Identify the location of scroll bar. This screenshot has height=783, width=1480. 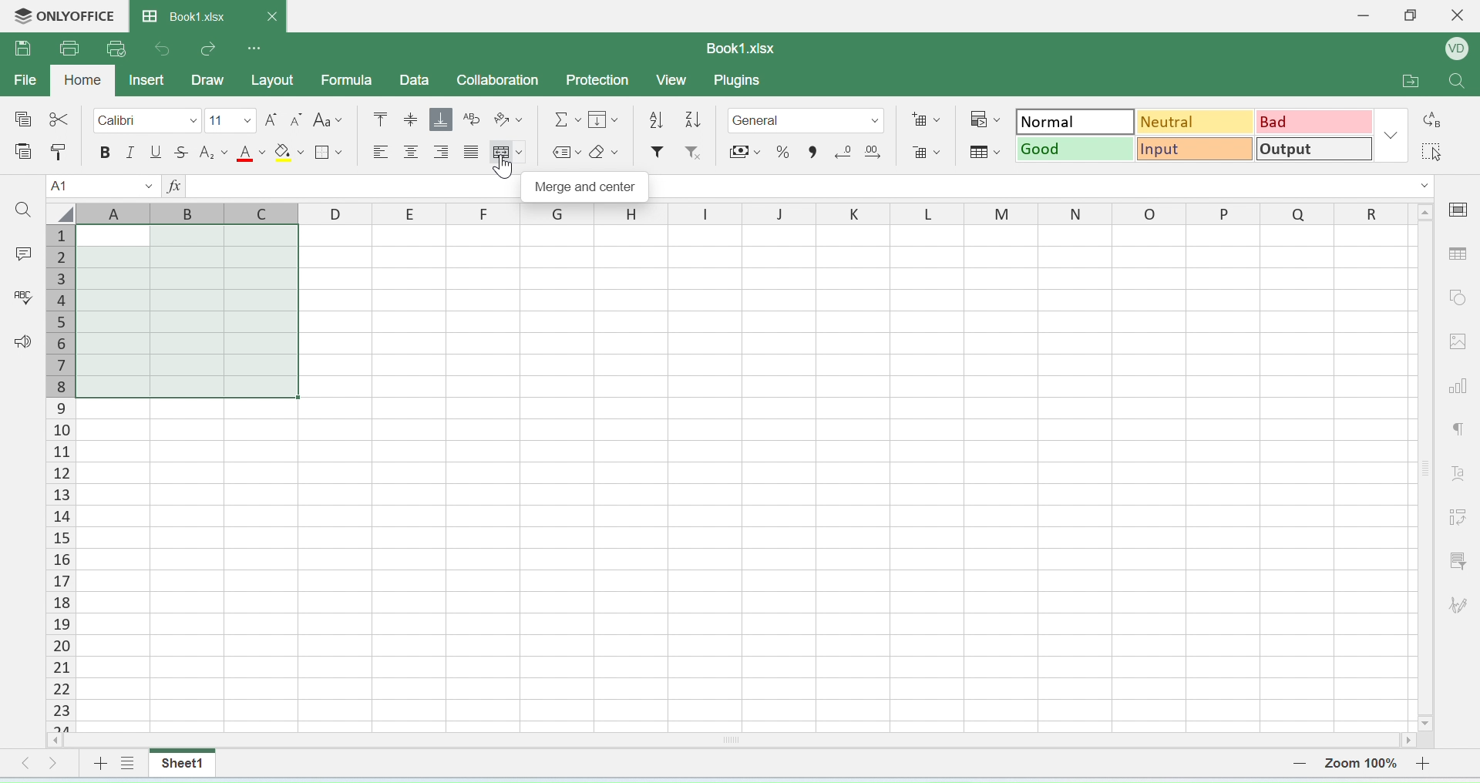
(1425, 463).